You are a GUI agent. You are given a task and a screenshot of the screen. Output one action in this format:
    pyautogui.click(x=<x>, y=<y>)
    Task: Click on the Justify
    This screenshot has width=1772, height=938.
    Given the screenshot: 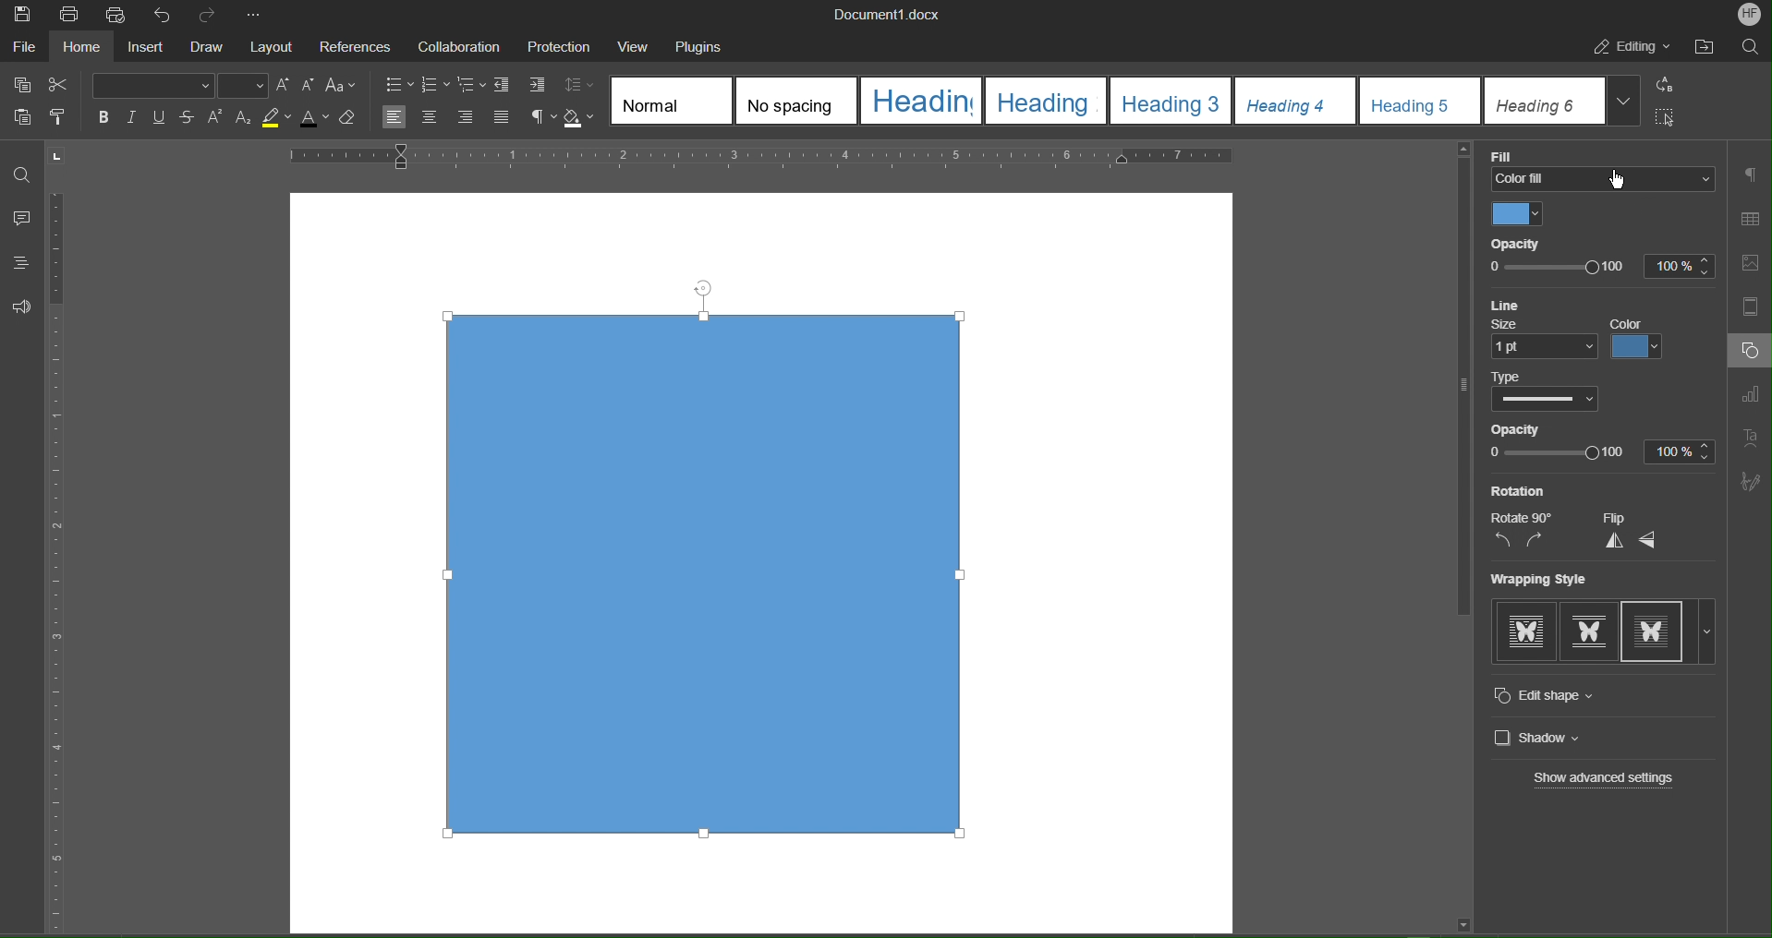 What is the action you would take?
    pyautogui.click(x=504, y=118)
    